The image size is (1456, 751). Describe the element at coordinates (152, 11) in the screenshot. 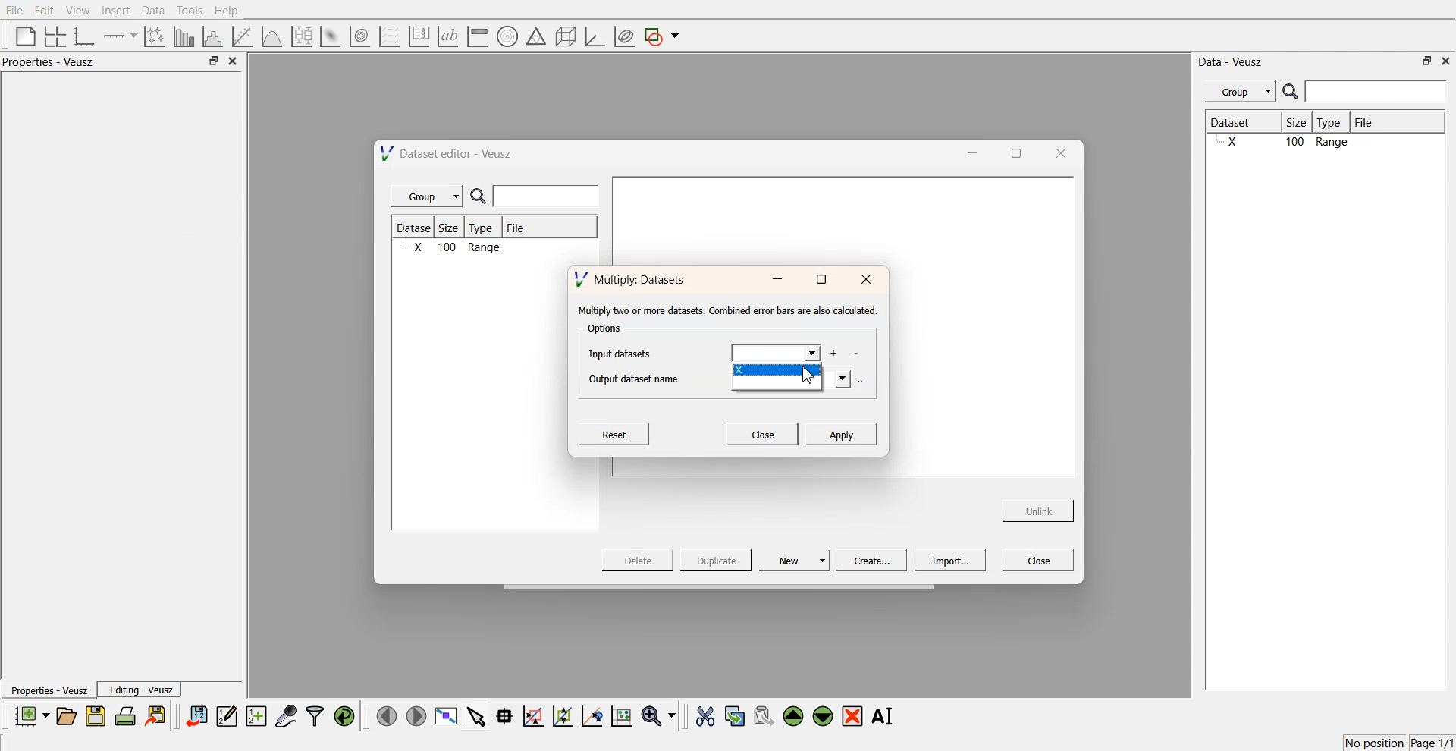

I see `Data` at that location.